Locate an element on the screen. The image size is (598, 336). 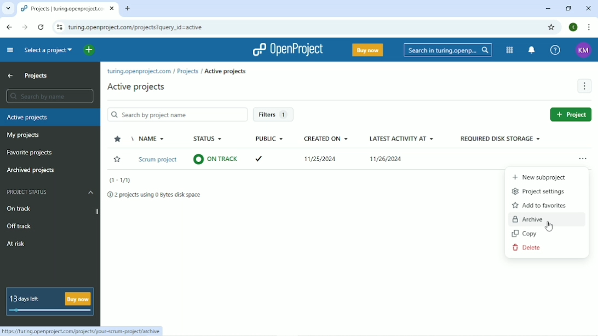
On track is located at coordinates (52, 210).